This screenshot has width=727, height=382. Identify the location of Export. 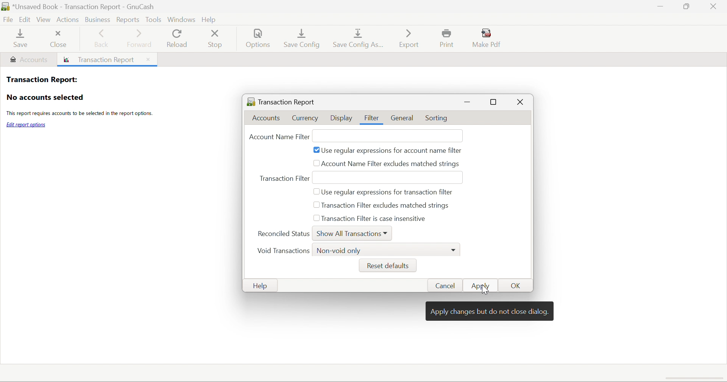
(408, 38).